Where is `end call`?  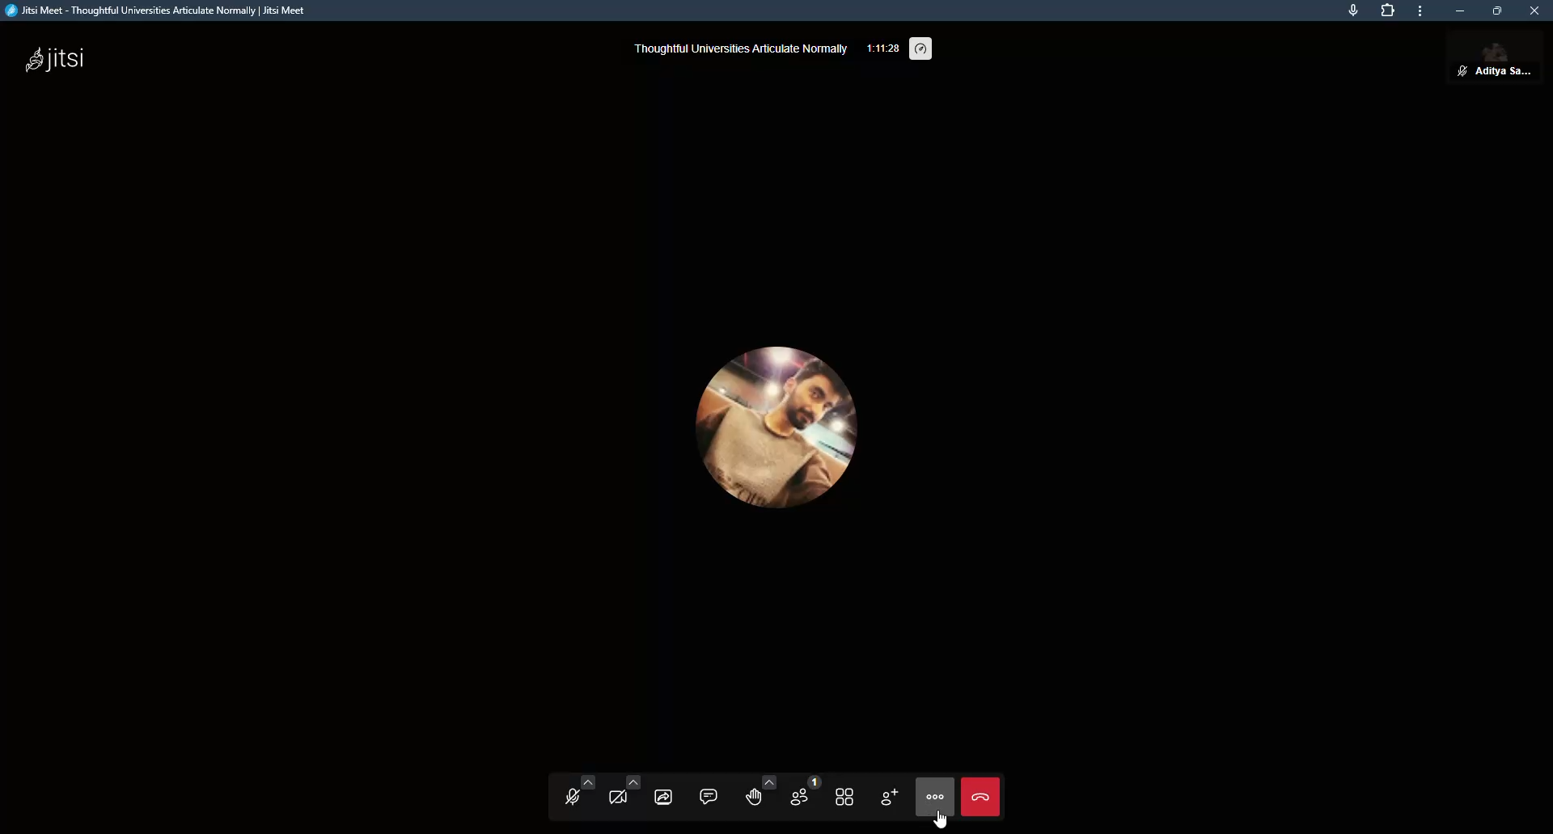 end call is located at coordinates (981, 799).